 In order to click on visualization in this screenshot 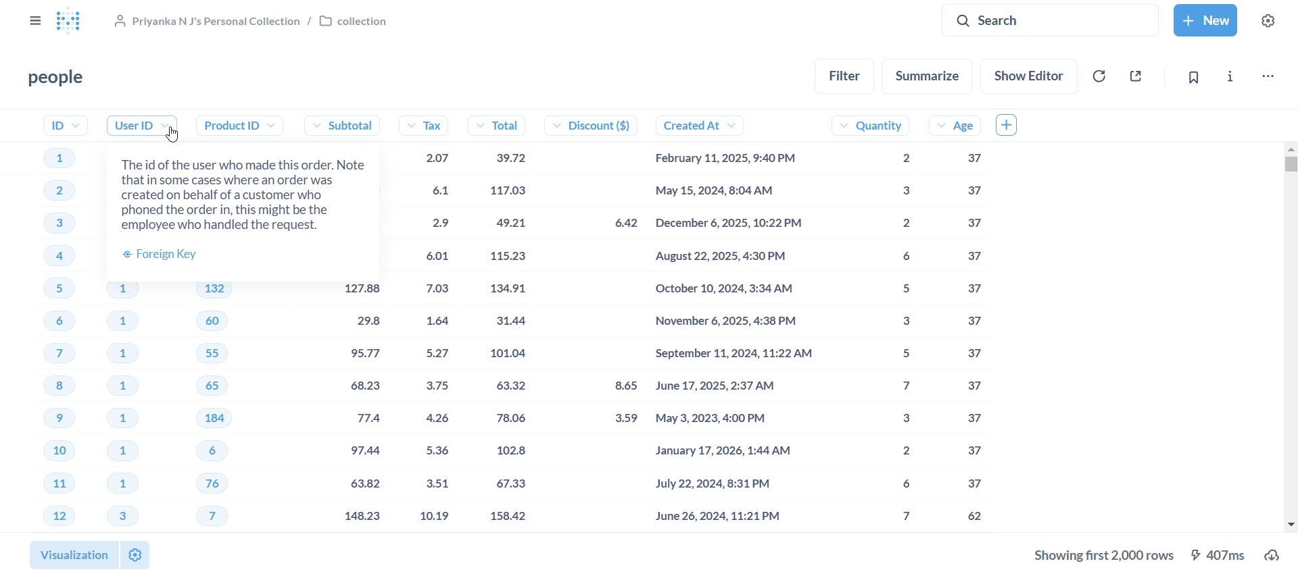, I will do `click(70, 555)`.